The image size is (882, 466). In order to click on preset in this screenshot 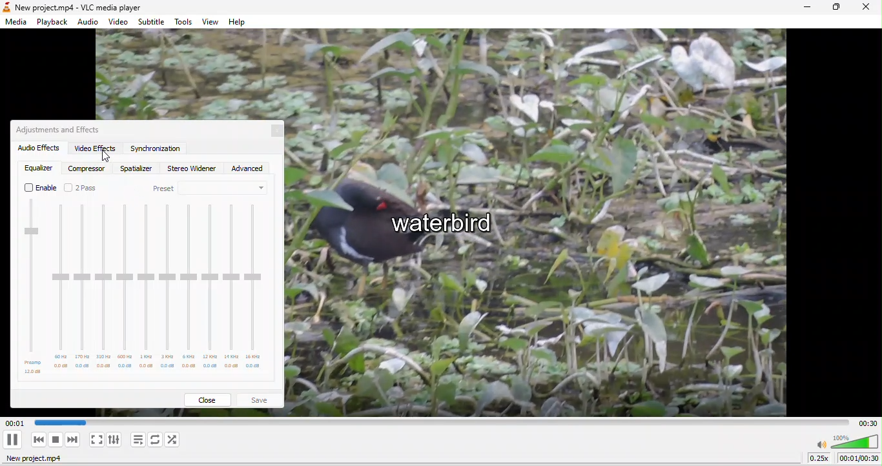, I will do `click(212, 189)`.